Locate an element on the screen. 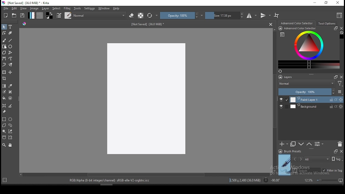 This screenshot has height=194, width=345. crop tool is located at coordinates (5, 79).